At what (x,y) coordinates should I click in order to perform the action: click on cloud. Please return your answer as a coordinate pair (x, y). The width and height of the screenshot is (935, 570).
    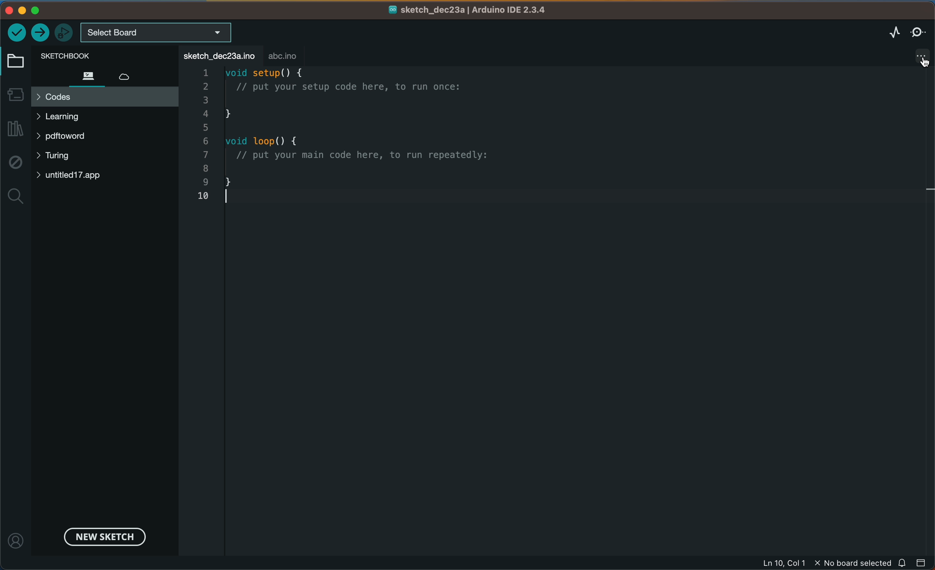
    Looking at the image, I should click on (124, 75).